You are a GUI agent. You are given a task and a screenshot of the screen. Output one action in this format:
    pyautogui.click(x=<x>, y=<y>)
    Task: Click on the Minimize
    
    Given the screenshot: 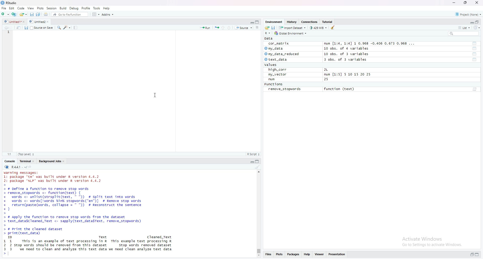 What is the action you would take?
    pyautogui.click(x=470, y=22)
    